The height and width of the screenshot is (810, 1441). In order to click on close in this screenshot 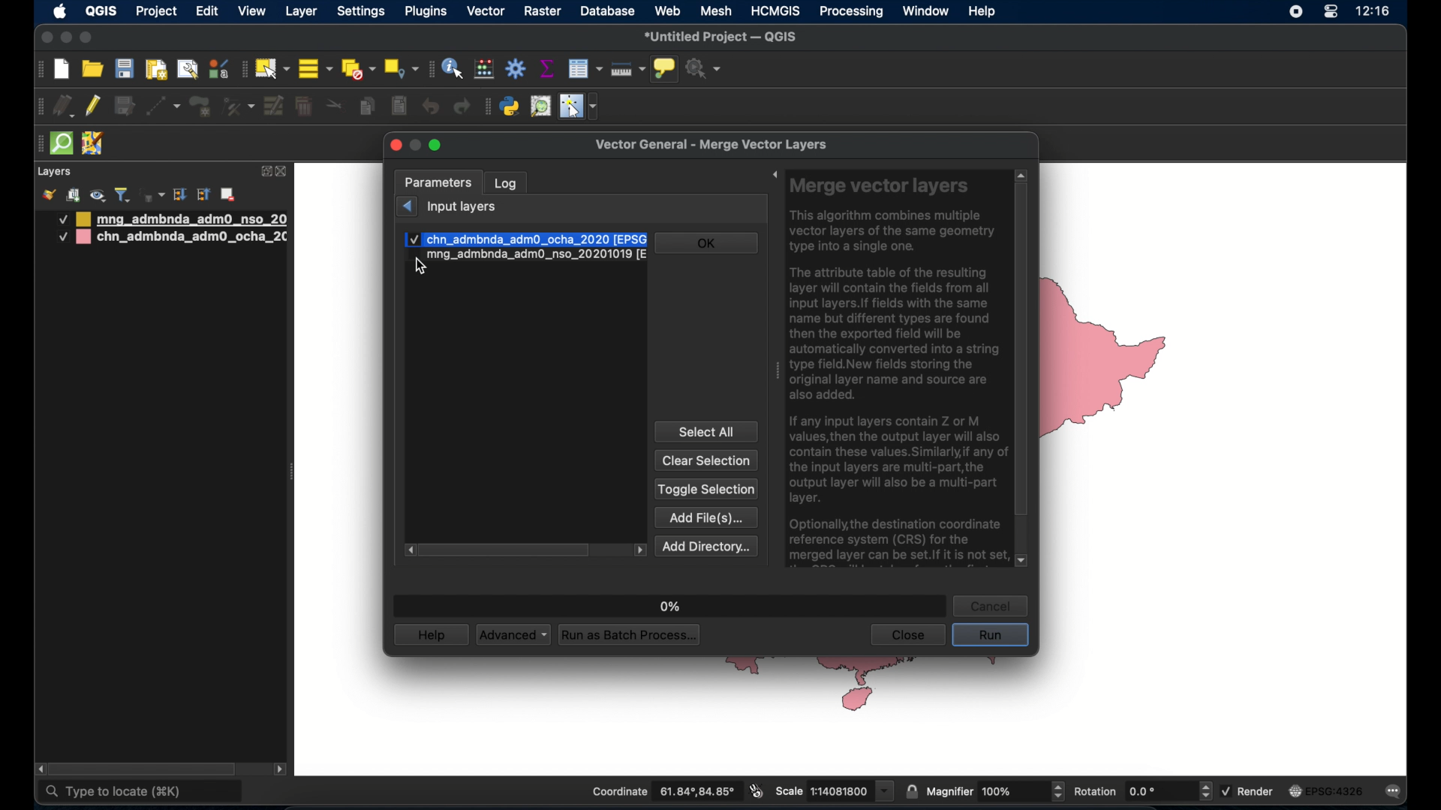, I will do `click(907, 635)`.